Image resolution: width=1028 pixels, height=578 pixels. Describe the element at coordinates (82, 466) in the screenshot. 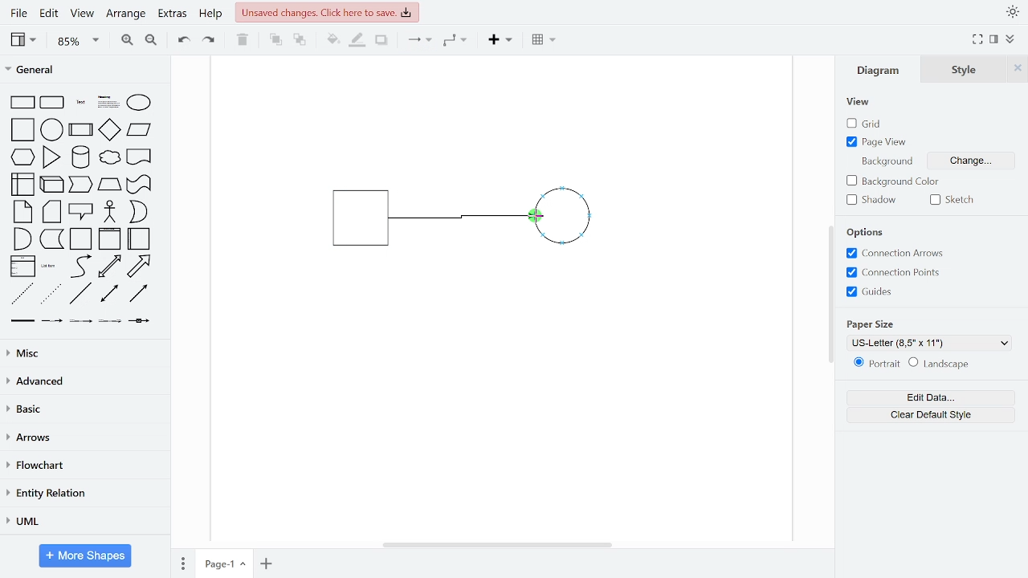

I see `flowchart` at that location.